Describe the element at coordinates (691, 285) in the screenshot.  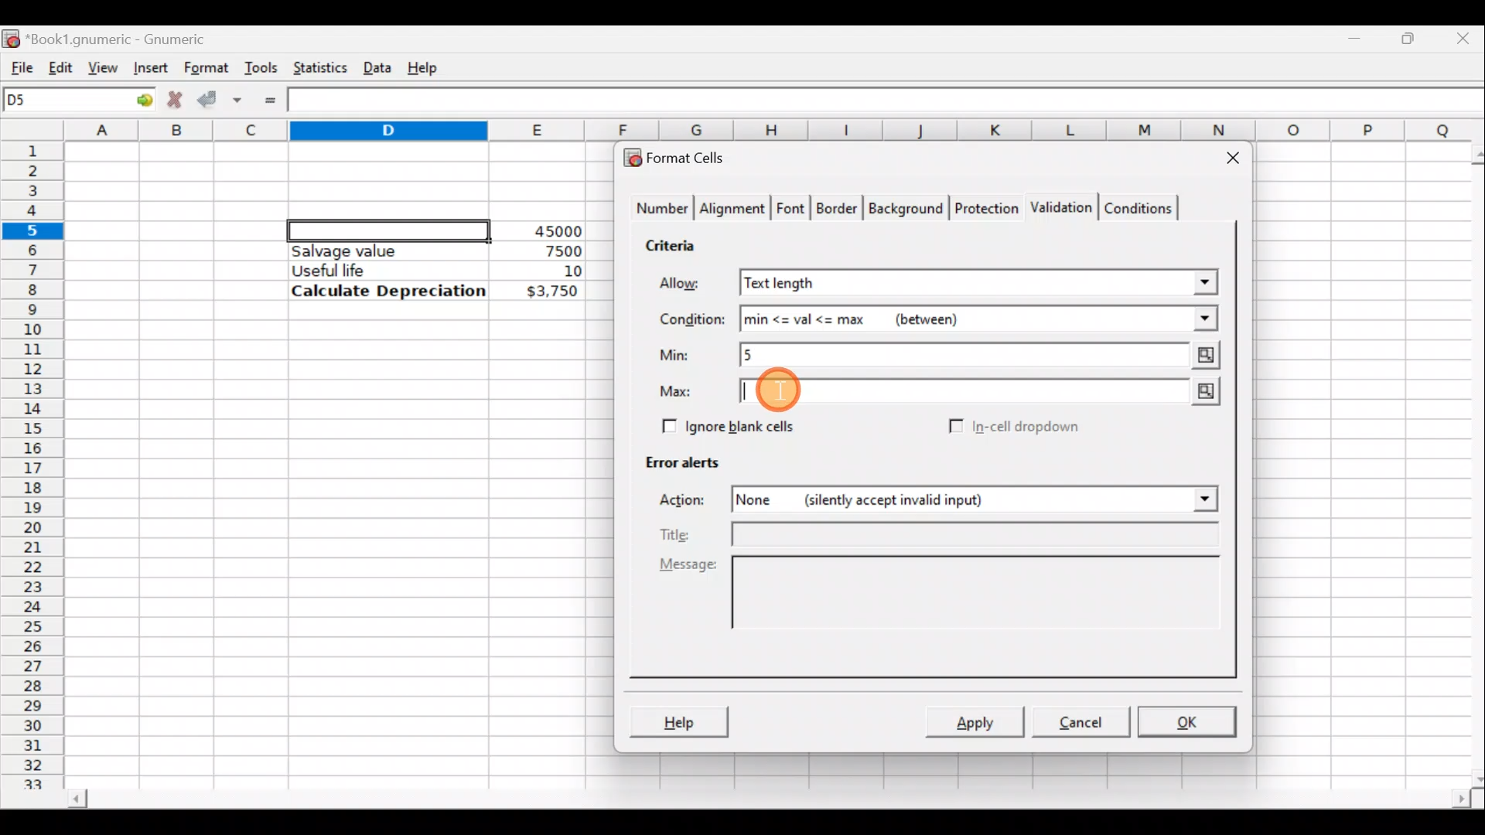
I see `Allow` at that location.